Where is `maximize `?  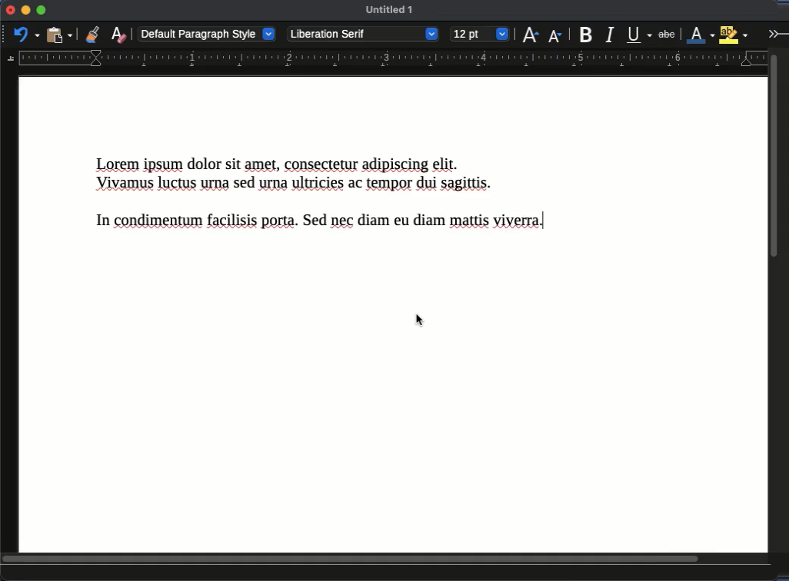 maximize  is located at coordinates (41, 11).